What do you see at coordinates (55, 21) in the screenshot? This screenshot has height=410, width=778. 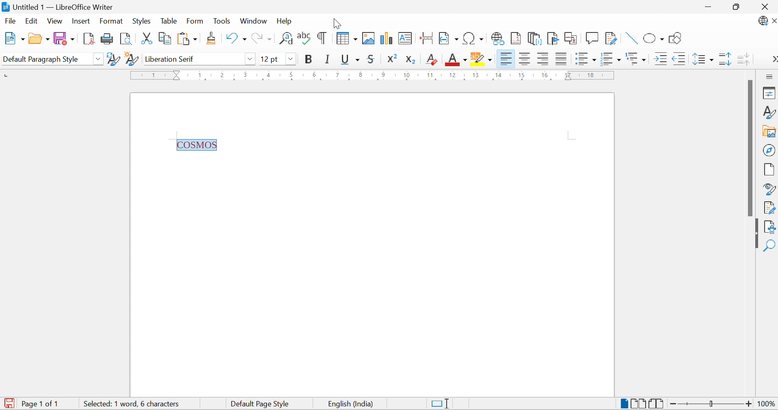 I see `View` at bounding box center [55, 21].